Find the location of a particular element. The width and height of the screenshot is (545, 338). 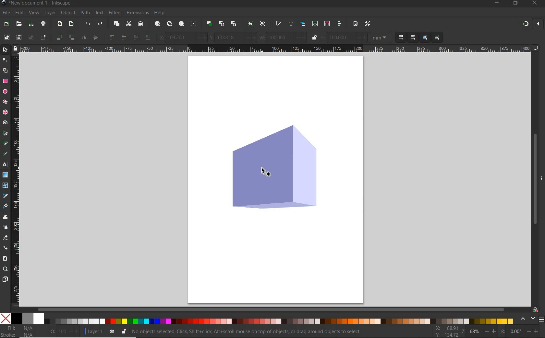

OBJECT ROTATE is located at coordinates (71, 37).